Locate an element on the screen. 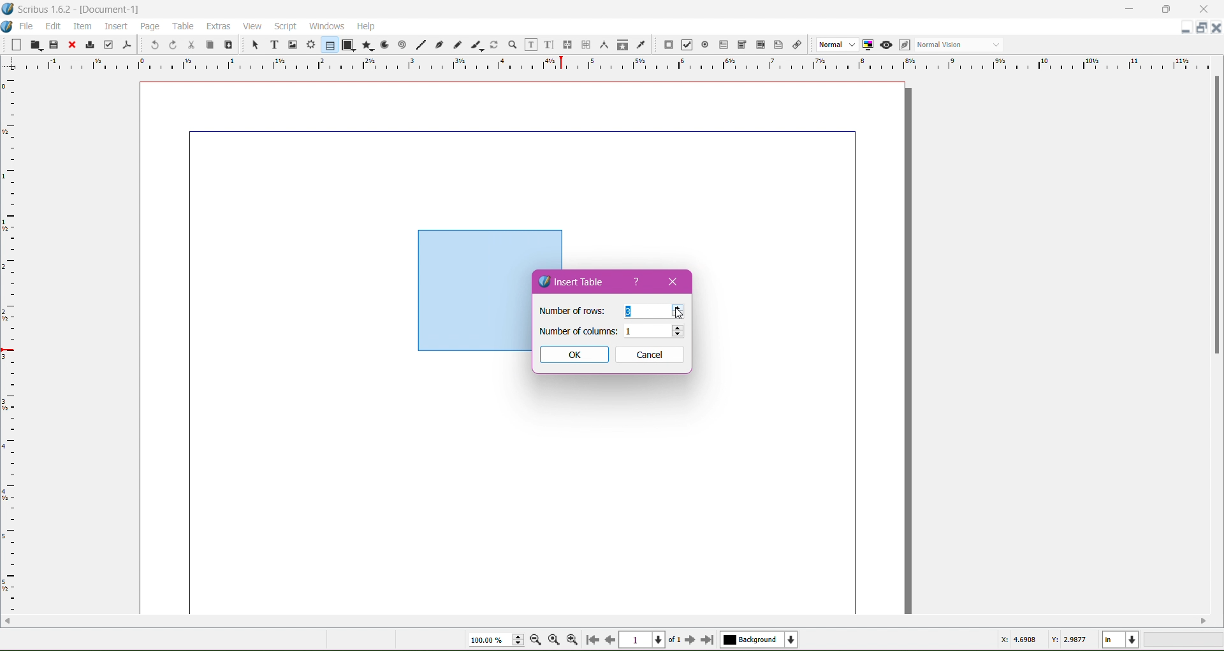 The image size is (1224, 651). Measurements is located at coordinates (602, 45).